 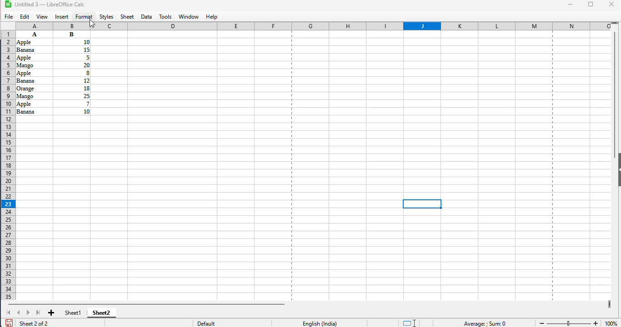 What do you see at coordinates (127, 17) in the screenshot?
I see `sheet` at bounding box center [127, 17].